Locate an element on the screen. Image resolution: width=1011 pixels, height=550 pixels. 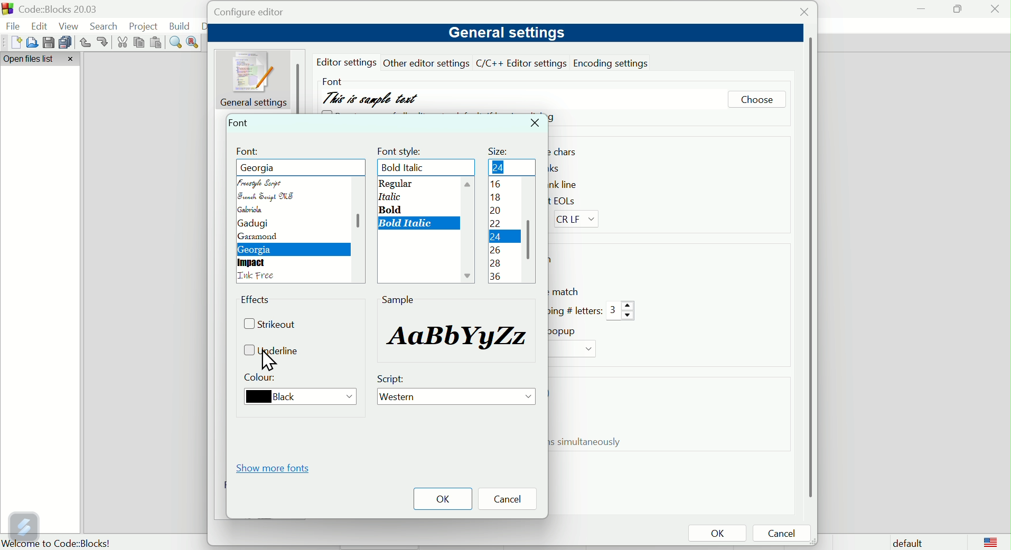
Open file list is located at coordinates (41, 60).